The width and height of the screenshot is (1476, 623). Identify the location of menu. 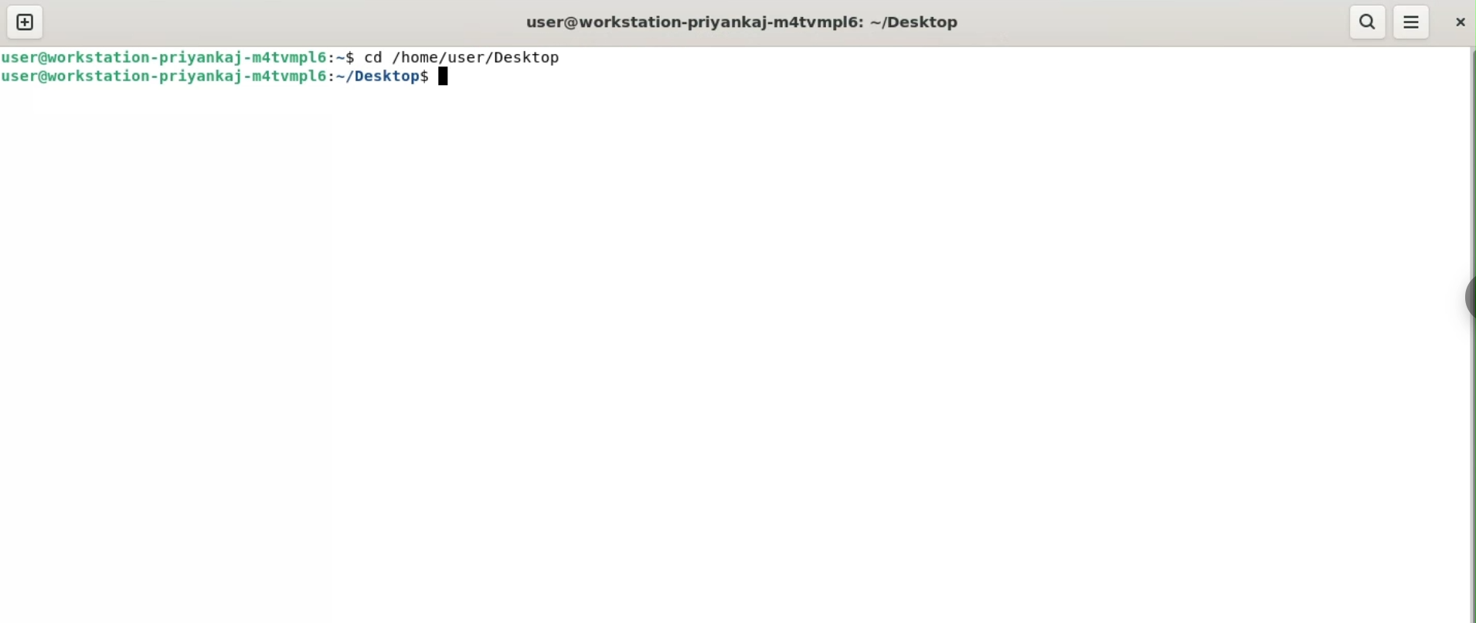
(1411, 22).